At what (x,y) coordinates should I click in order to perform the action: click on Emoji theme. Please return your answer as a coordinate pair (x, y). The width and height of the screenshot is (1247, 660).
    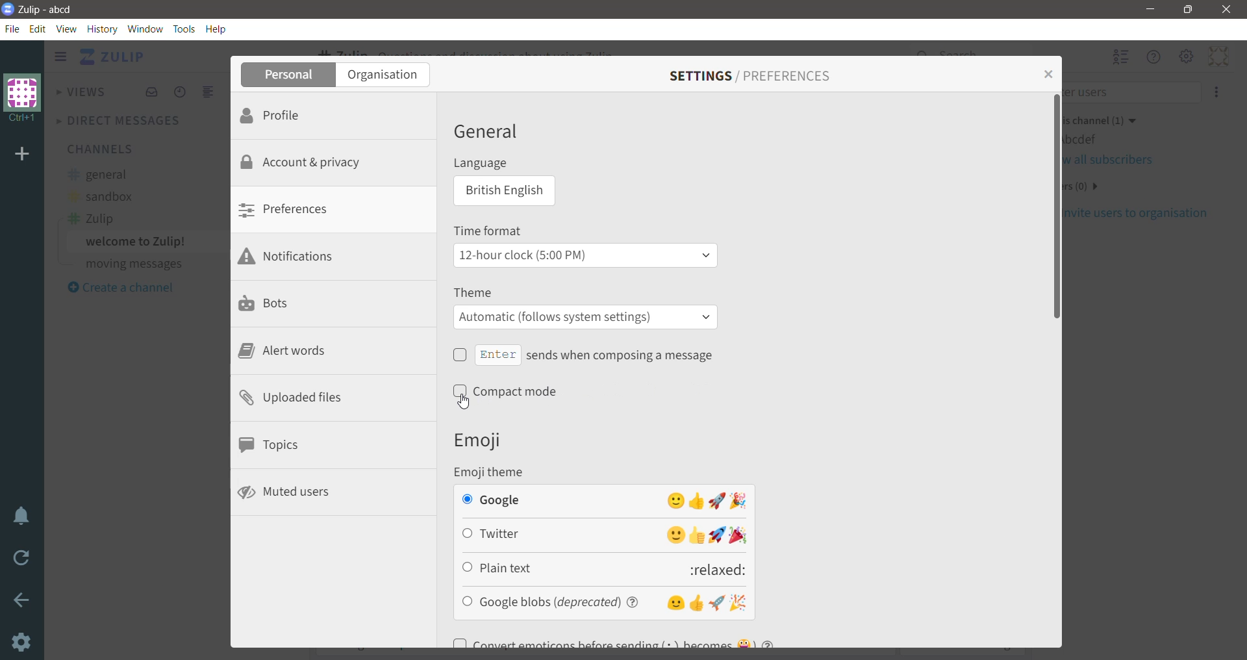
    Looking at the image, I should click on (498, 472).